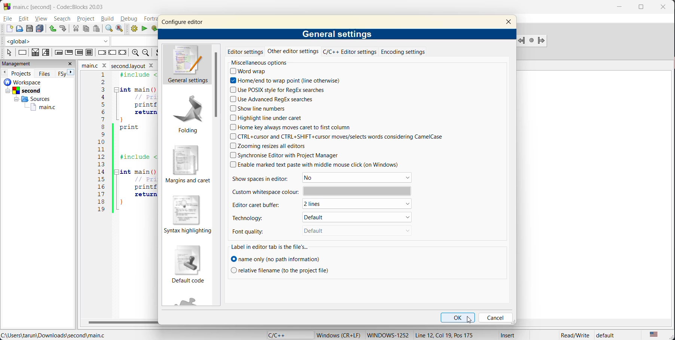  What do you see at coordinates (55, 336) in the screenshot?
I see `file location` at bounding box center [55, 336].